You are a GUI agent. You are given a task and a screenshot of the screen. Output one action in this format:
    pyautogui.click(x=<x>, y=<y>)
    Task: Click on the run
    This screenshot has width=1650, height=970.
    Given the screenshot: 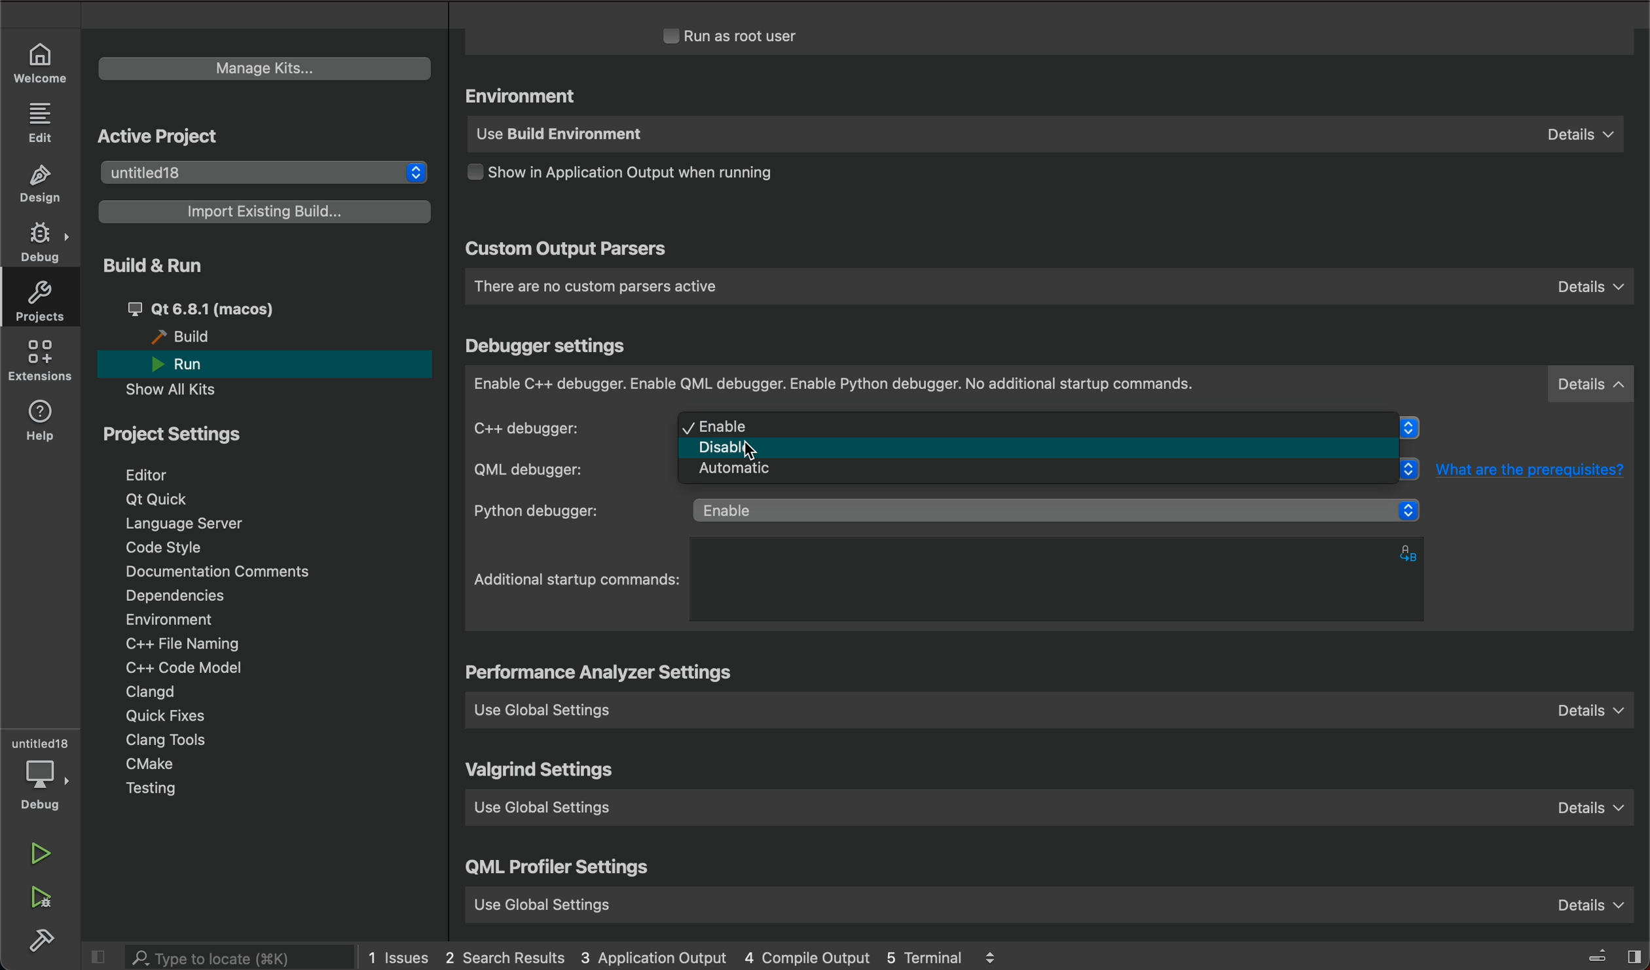 What is the action you would take?
    pyautogui.click(x=191, y=365)
    